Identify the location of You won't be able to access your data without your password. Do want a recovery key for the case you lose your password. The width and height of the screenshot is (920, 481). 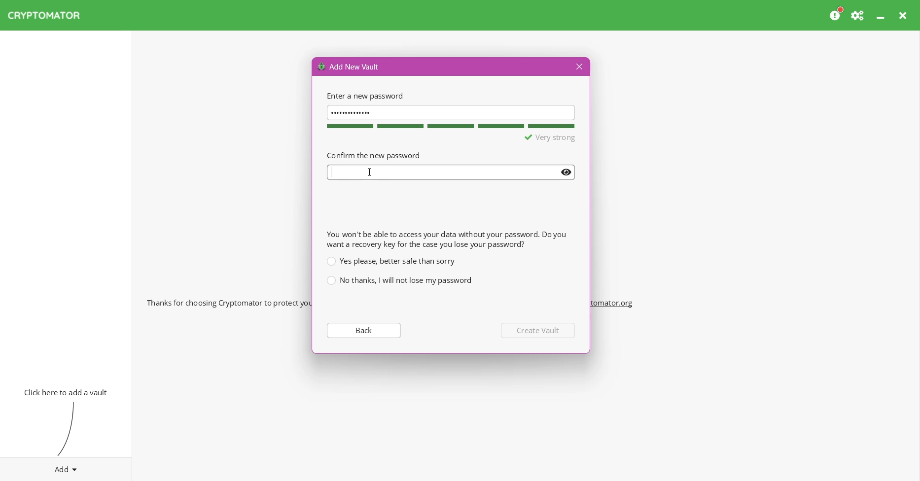
(446, 239).